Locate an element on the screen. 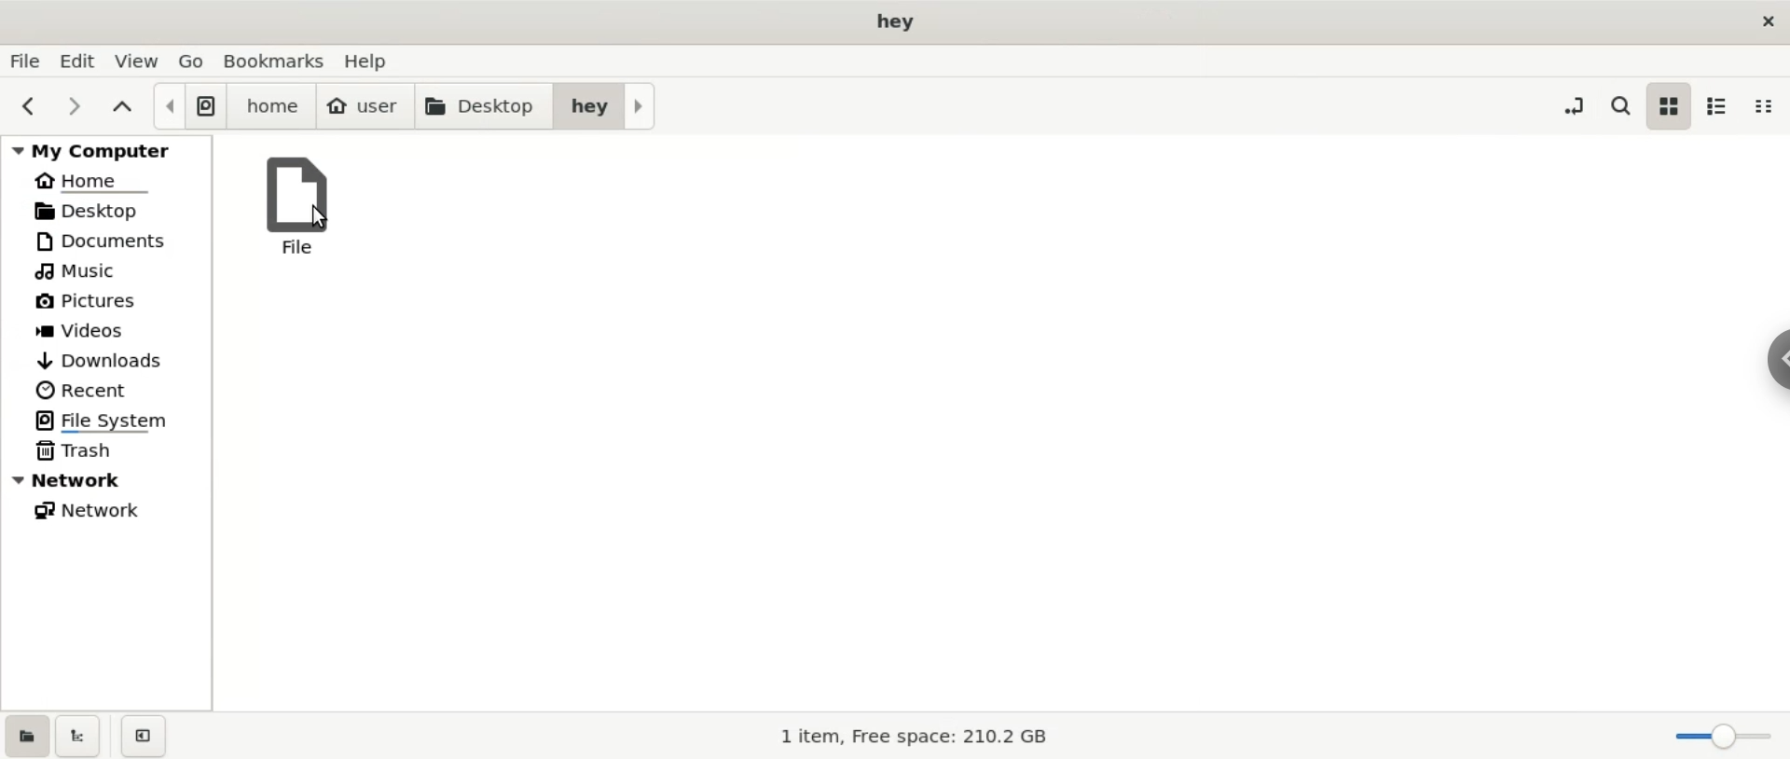  desktop is located at coordinates (104, 211).